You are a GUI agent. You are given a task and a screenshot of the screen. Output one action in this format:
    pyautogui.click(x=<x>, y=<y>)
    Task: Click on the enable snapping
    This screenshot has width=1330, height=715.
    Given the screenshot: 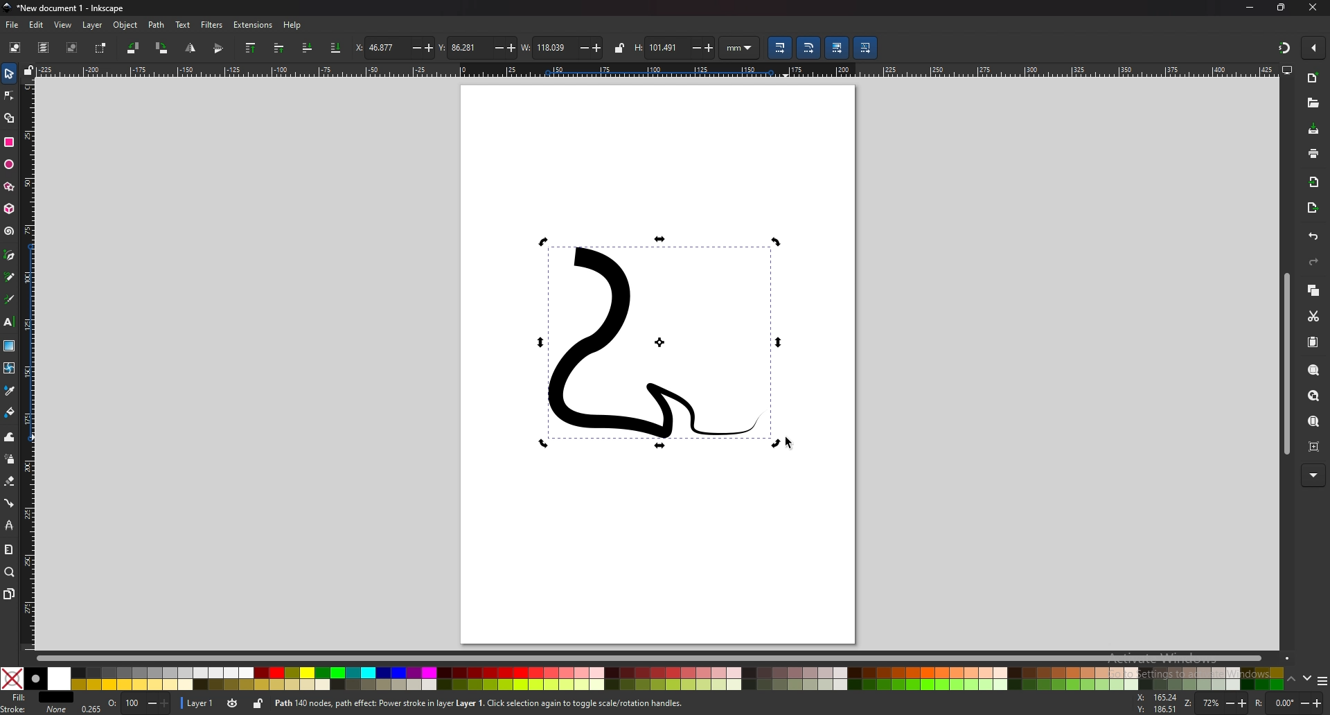 What is the action you would take?
    pyautogui.click(x=1314, y=46)
    